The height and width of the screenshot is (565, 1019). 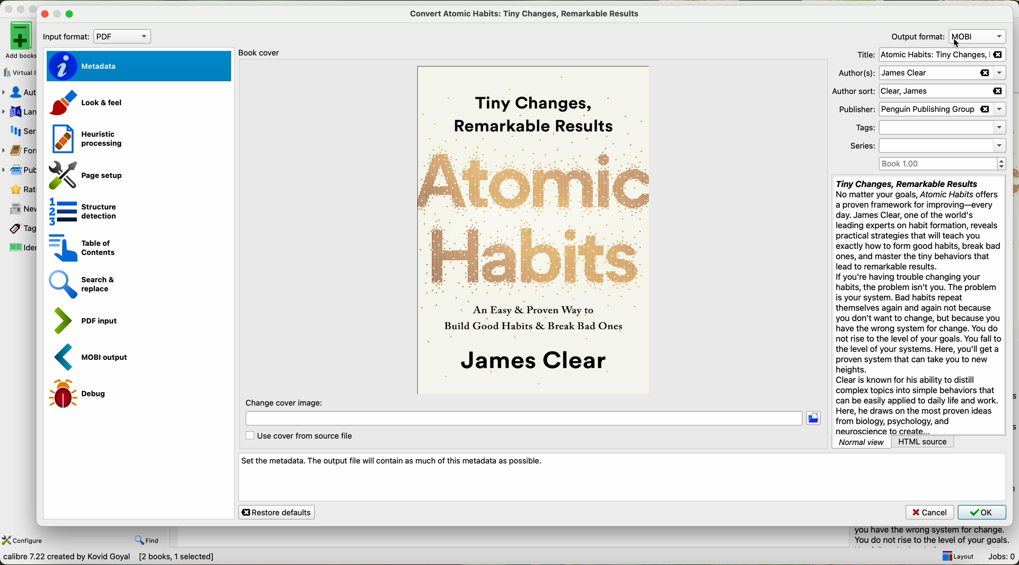 What do you see at coordinates (80, 394) in the screenshot?
I see `debug` at bounding box center [80, 394].